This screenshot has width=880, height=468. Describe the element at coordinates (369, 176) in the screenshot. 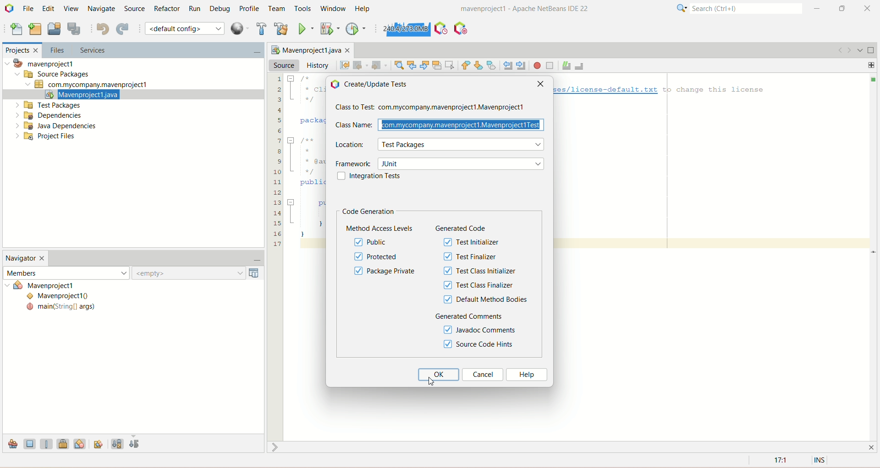

I see `integration tests` at that location.